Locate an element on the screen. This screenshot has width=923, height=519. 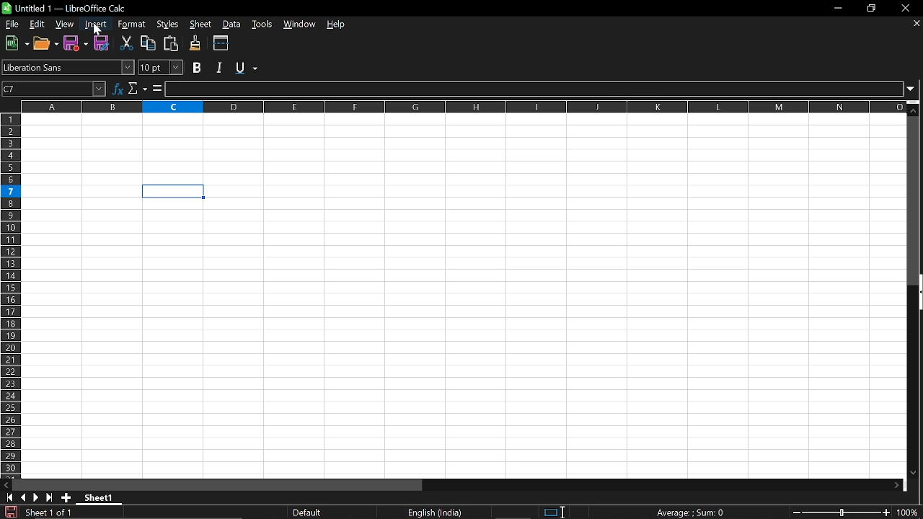
Font size is located at coordinates (163, 68).